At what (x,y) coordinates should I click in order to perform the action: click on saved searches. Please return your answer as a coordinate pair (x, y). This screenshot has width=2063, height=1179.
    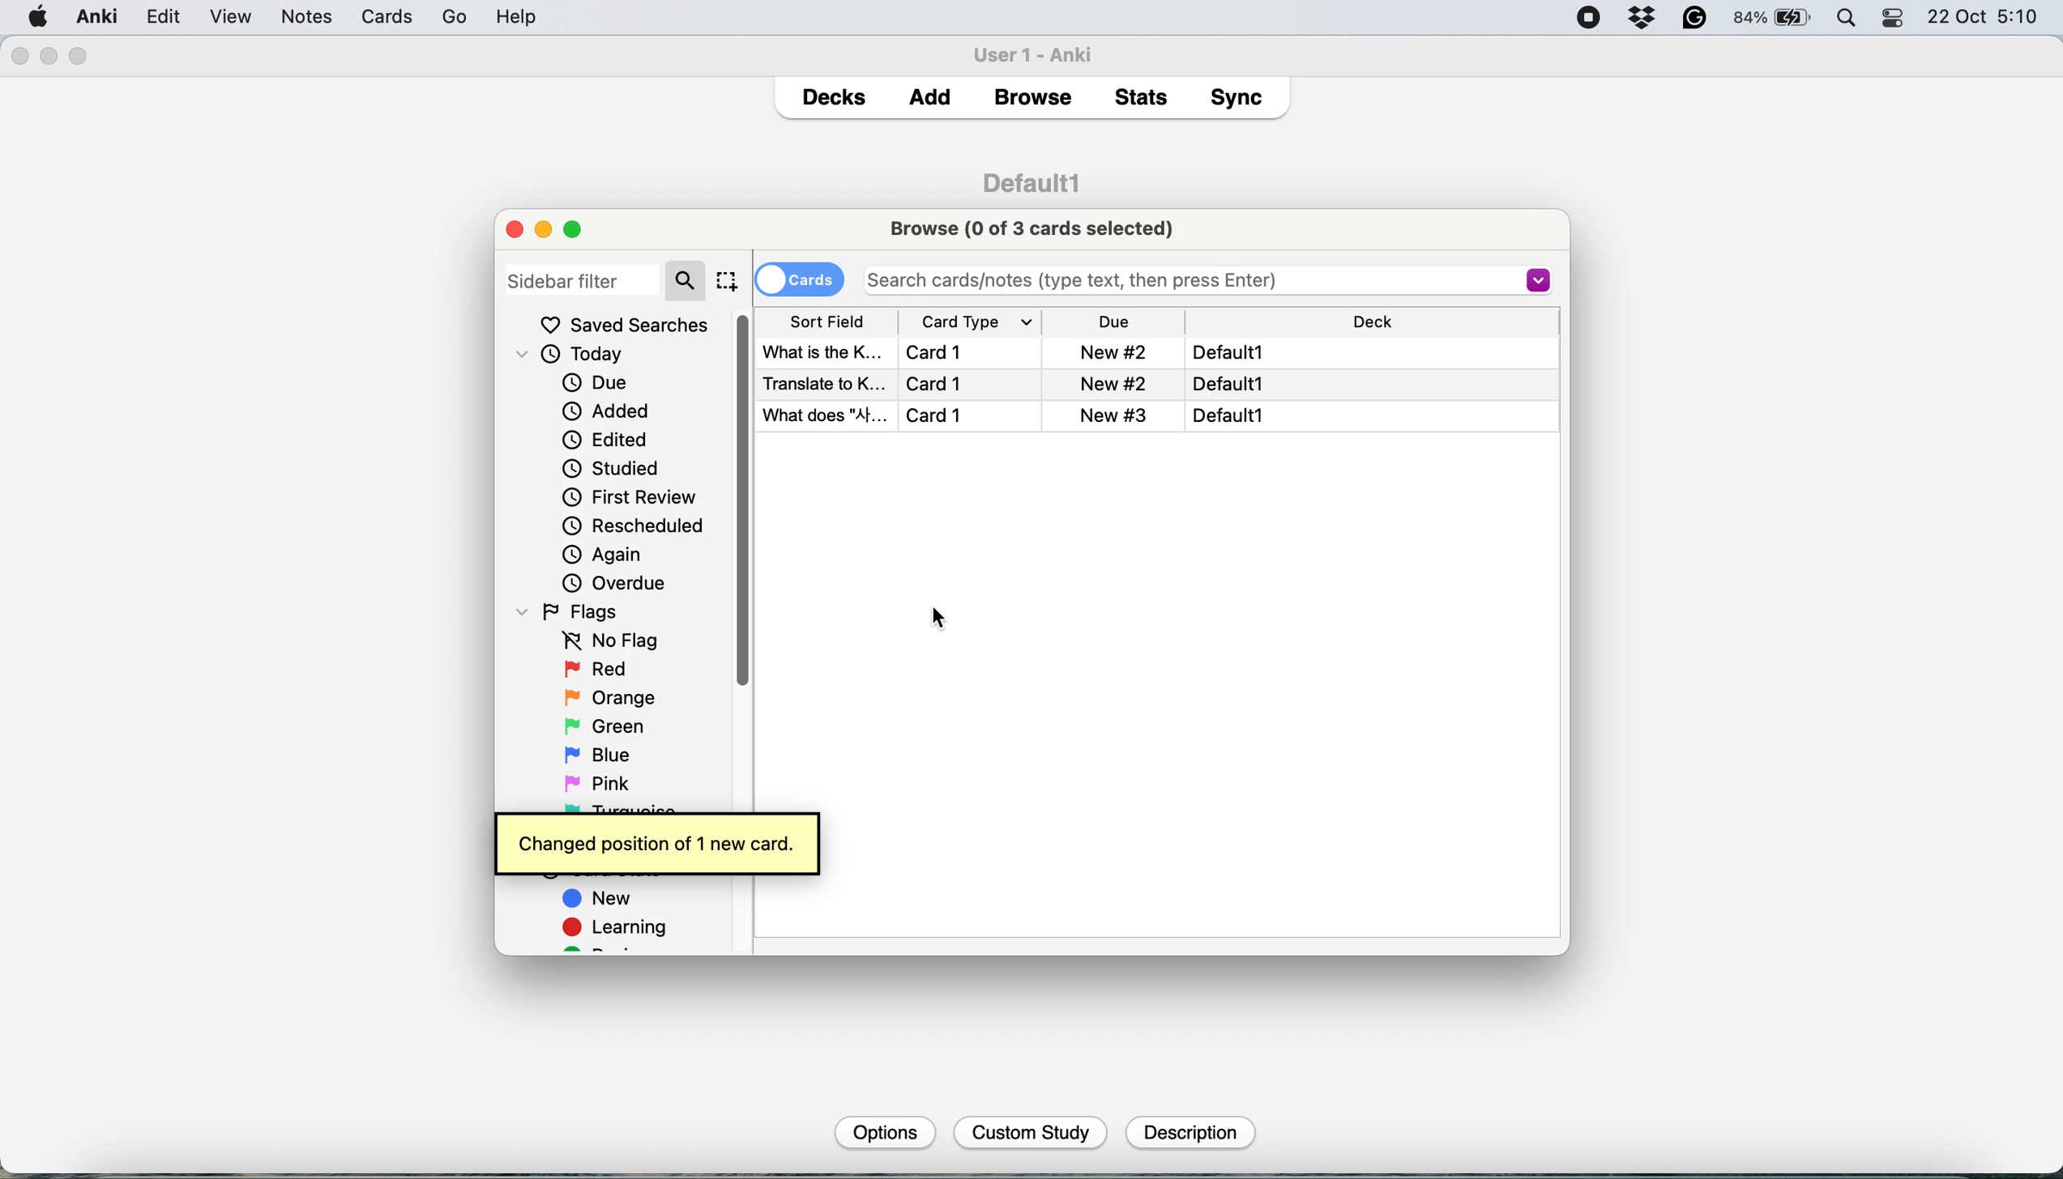
    Looking at the image, I should click on (625, 325).